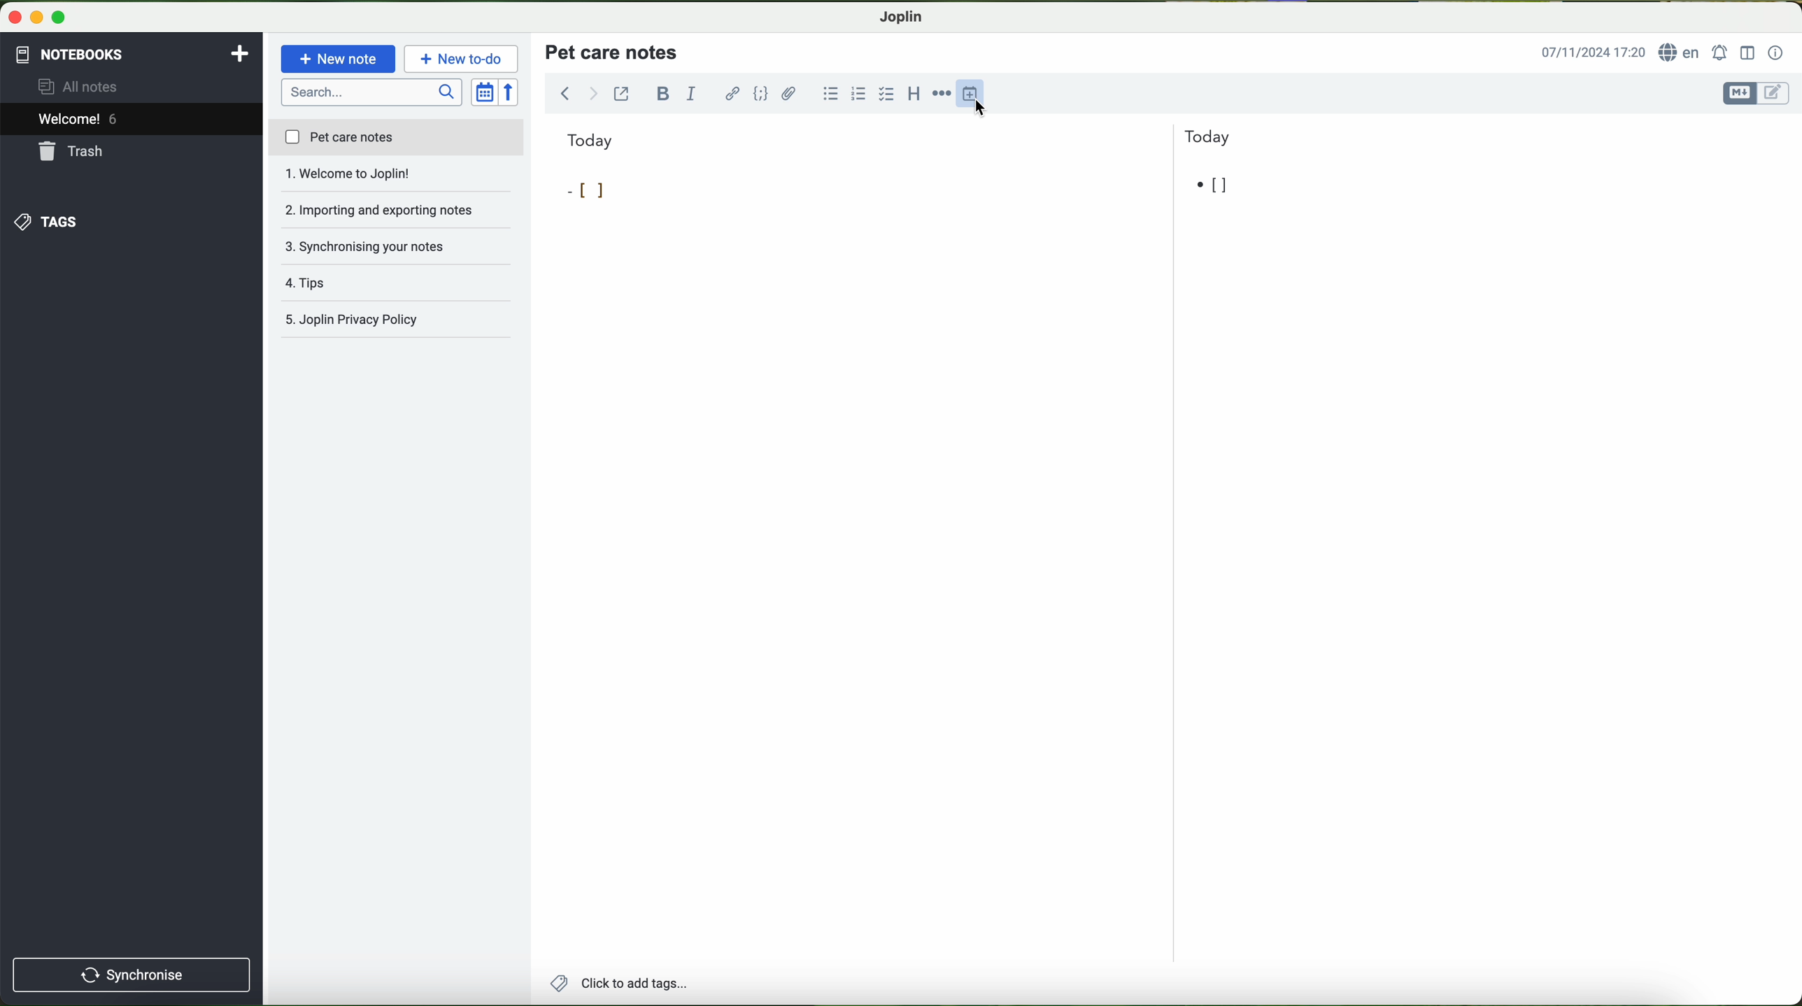  What do you see at coordinates (828, 94) in the screenshot?
I see `bulleted list` at bounding box center [828, 94].